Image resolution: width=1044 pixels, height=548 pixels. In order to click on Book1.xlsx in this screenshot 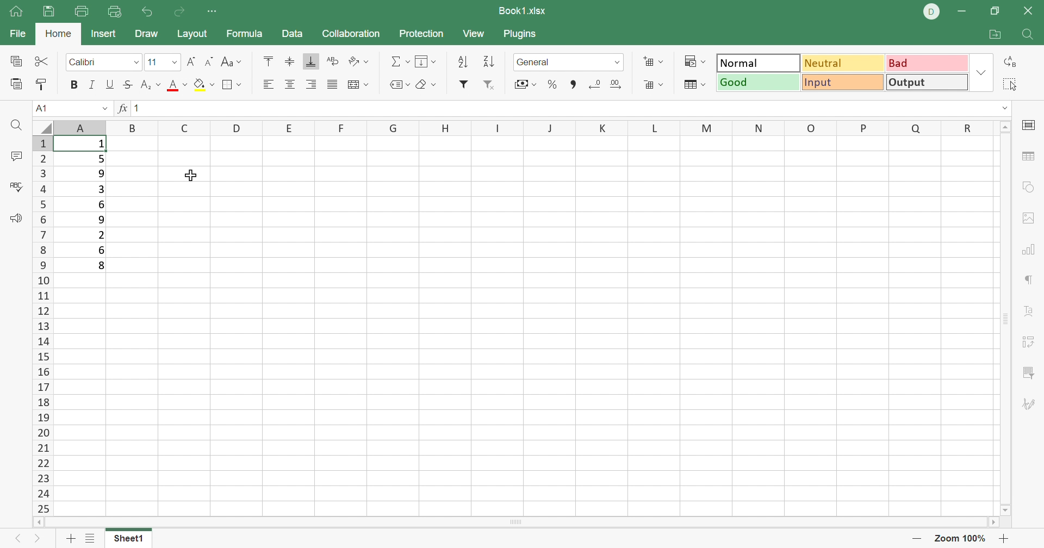, I will do `click(523, 9)`.